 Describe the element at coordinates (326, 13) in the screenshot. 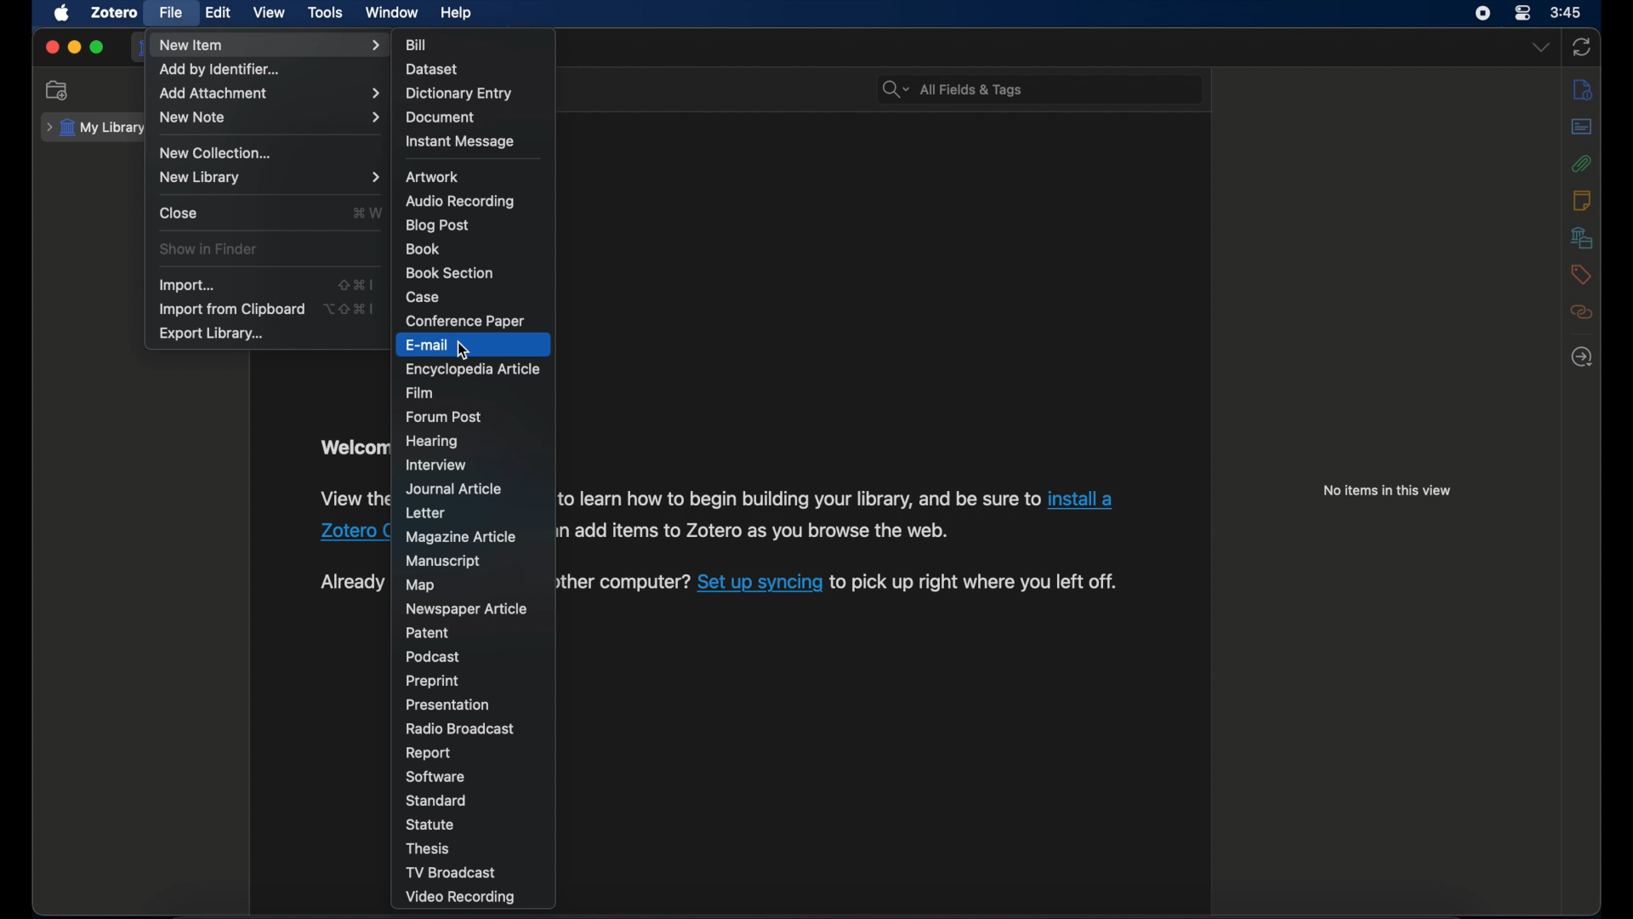

I see `tools` at that location.